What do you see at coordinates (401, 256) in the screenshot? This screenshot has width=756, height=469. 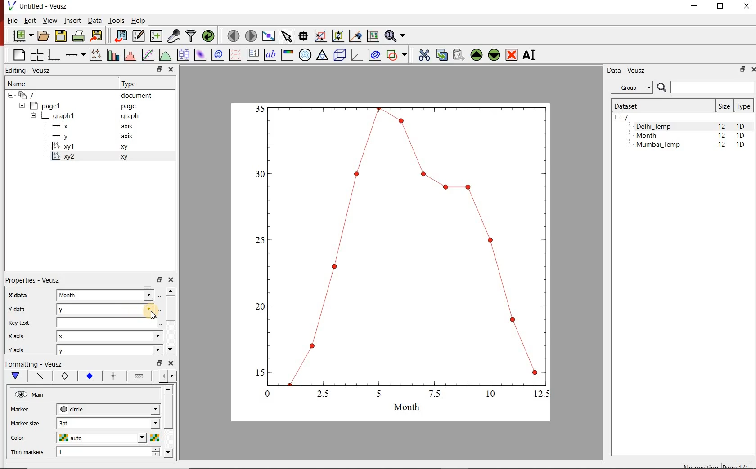 I see `graph1` at bounding box center [401, 256].